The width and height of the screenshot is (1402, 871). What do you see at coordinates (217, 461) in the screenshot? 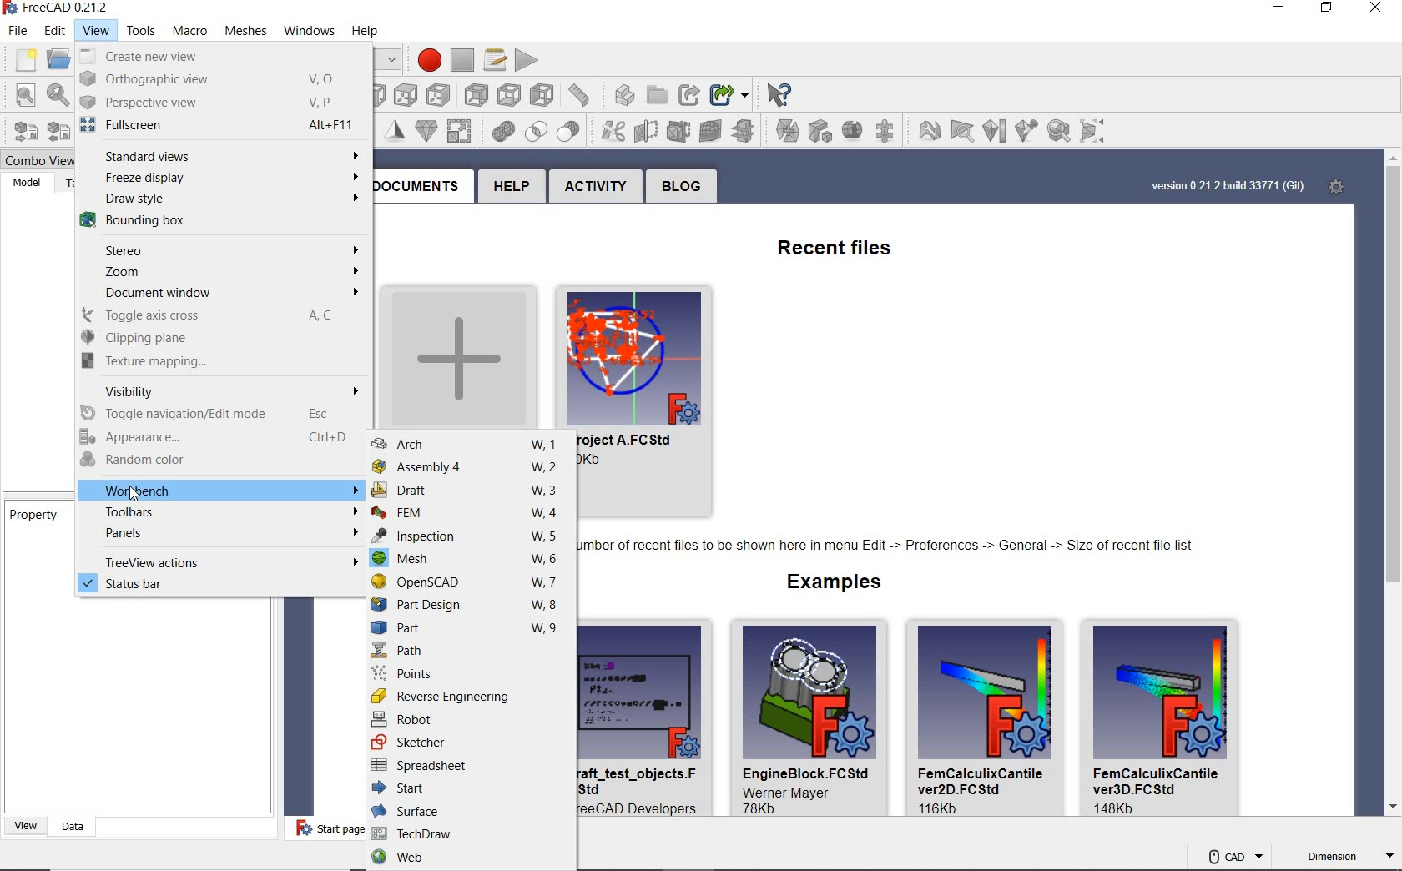
I see `random color` at bounding box center [217, 461].